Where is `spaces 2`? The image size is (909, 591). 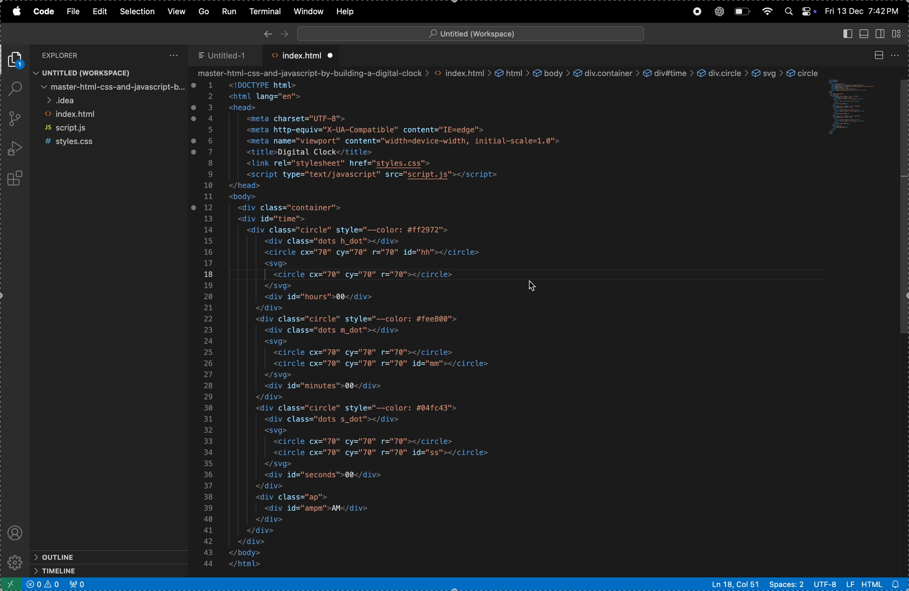
spaces 2 is located at coordinates (785, 584).